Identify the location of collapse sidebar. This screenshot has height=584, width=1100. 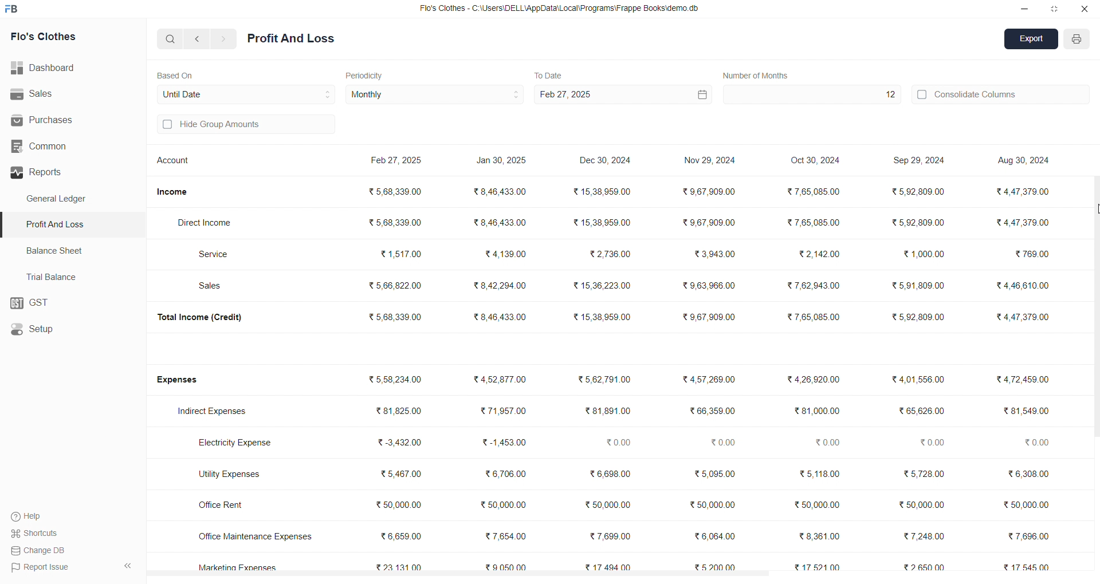
(127, 566).